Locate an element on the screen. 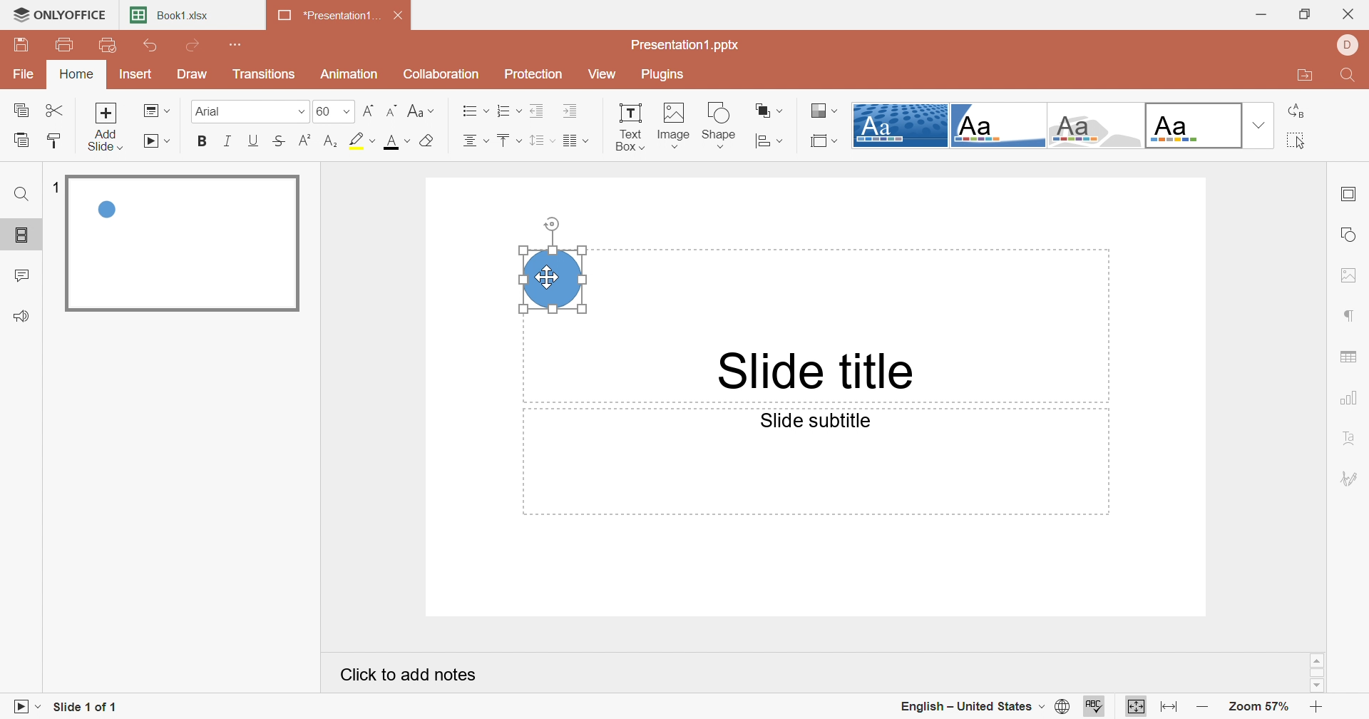  Copy is located at coordinates (21, 111).